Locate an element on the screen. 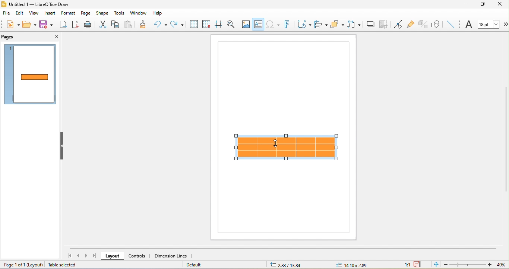  pages is located at coordinates (9, 37).